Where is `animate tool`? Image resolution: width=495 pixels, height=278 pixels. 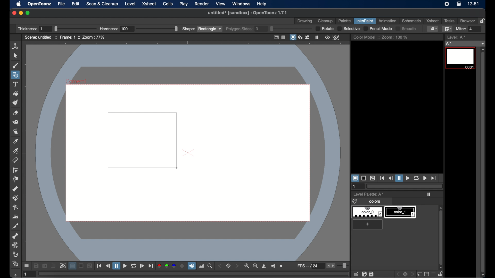 animate tool is located at coordinates (15, 46).